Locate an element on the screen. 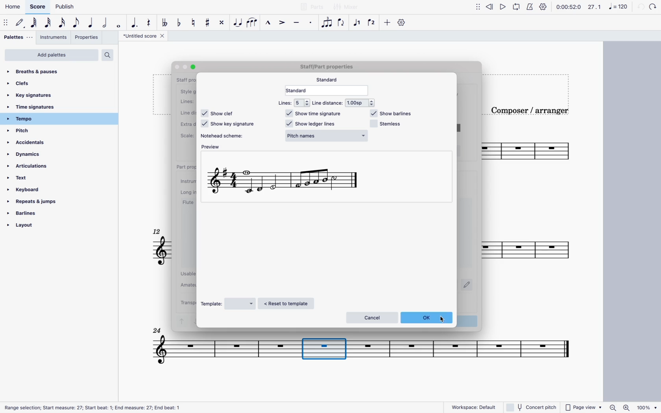 This screenshot has height=413, width=661. double note is located at coordinates (105, 22).